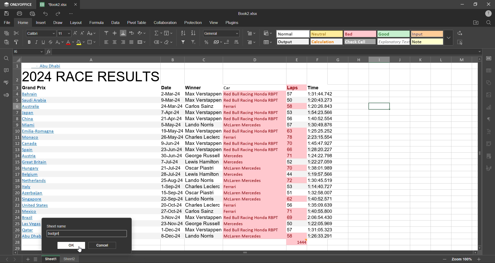 This screenshot has height=263, width=495. What do you see at coordinates (170, 87) in the screenshot?
I see `date` at bounding box center [170, 87].